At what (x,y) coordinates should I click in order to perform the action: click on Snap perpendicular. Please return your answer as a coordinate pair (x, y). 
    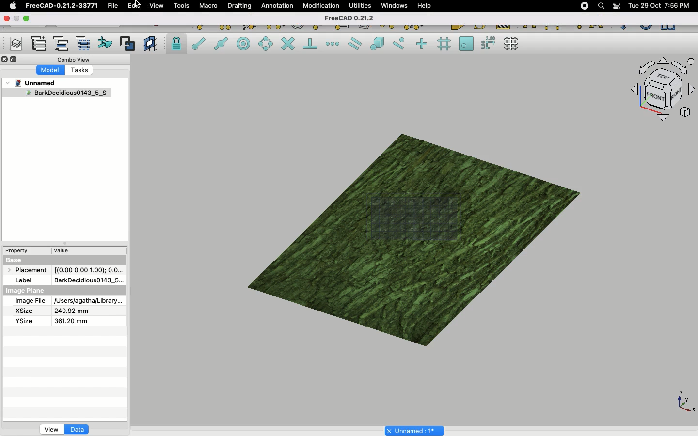
    Looking at the image, I should click on (312, 45).